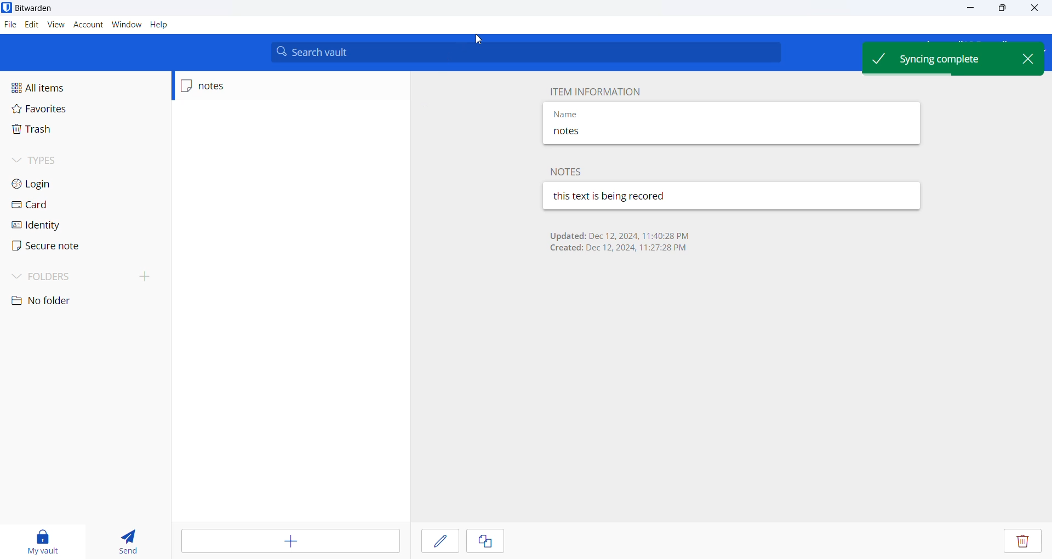 The height and width of the screenshot is (559, 1052). I want to click on edit, so click(439, 540).